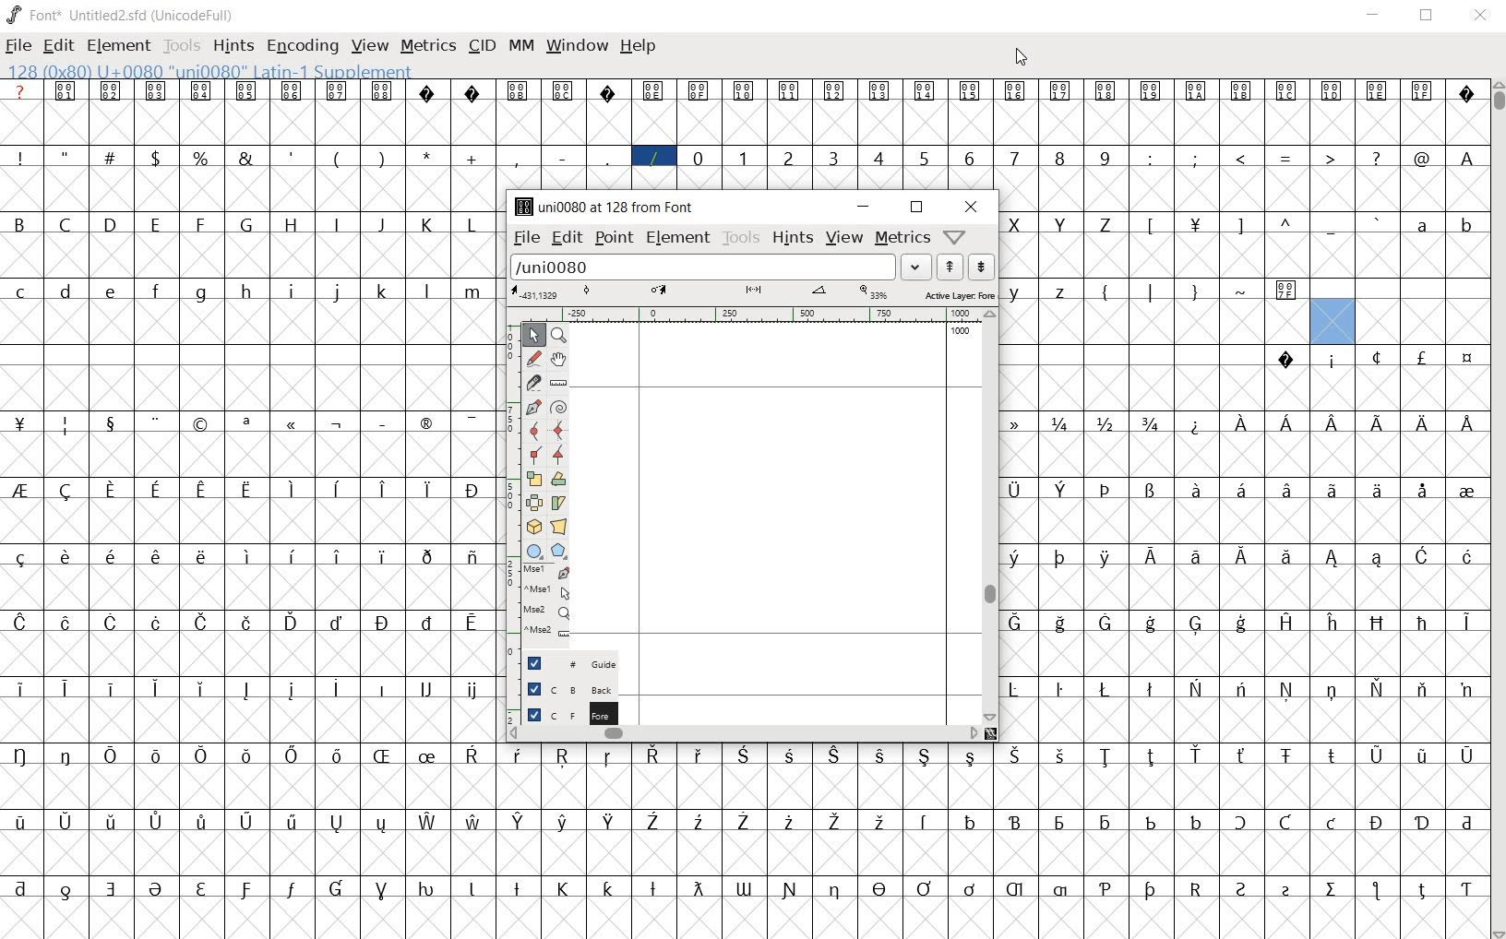 The image size is (1506, 939). What do you see at coordinates (1061, 225) in the screenshot?
I see `glyph` at bounding box center [1061, 225].